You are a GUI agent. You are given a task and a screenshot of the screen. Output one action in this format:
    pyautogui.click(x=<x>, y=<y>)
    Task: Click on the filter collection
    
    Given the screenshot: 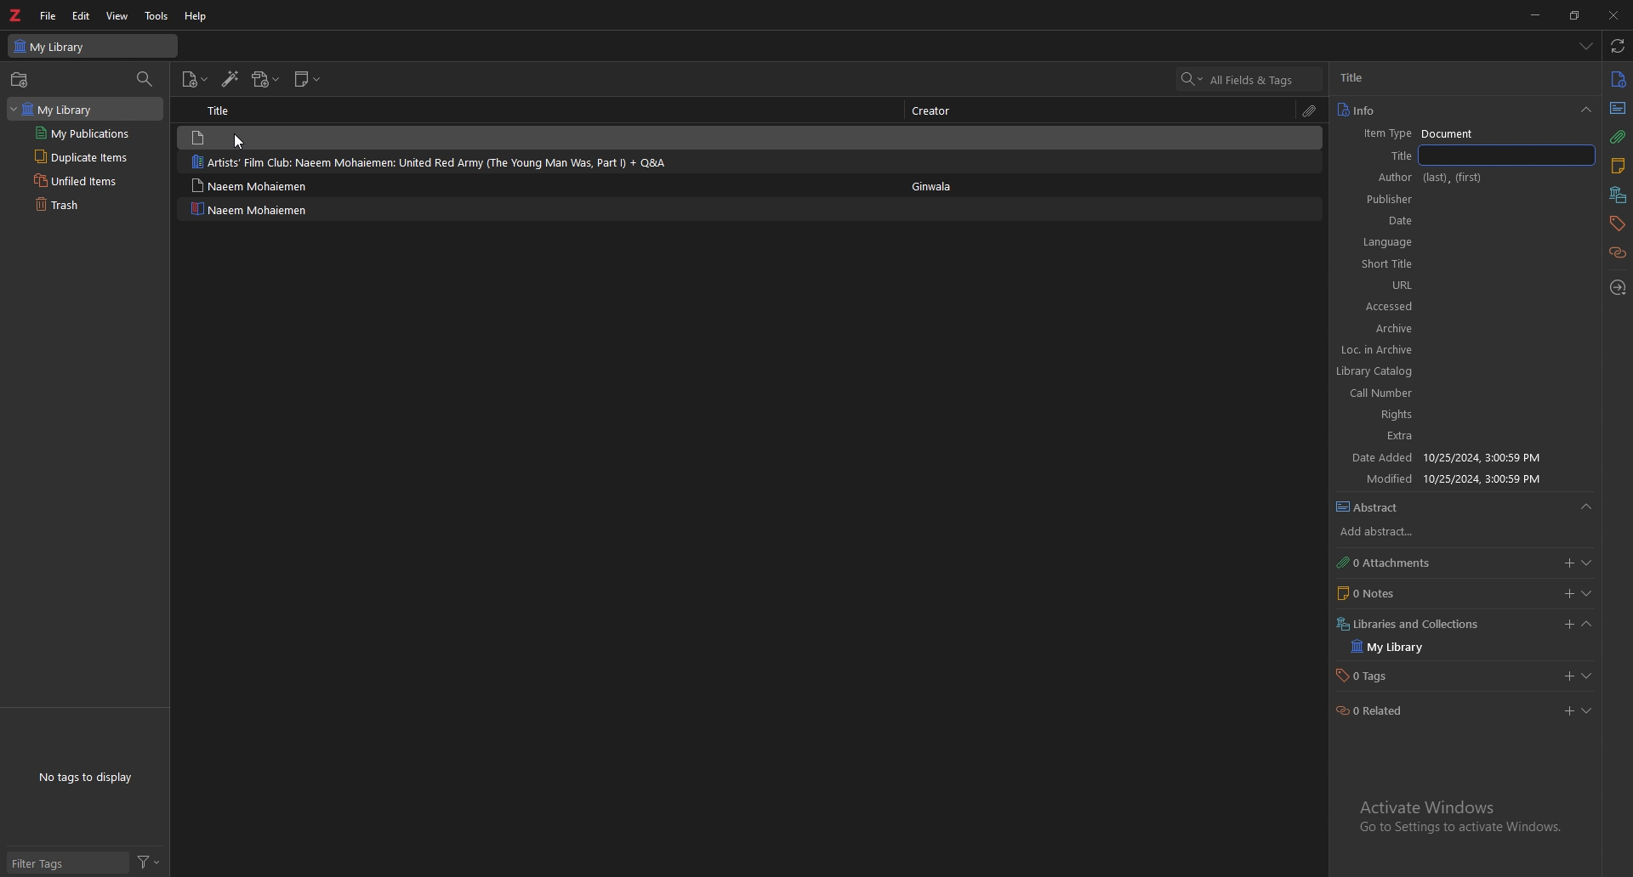 What is the action you would take?
    pyautogui.click(x=145, y=81)
    